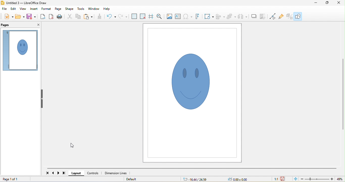 This screenshot has width=345, height=182. Describe the element at coordinates (93, 173) in the screenshot. I see `controls` at that location.